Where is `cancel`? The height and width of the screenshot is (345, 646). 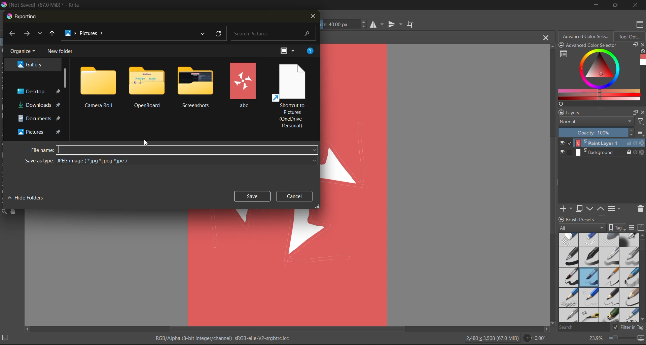 cancel is located at coordinates (294, 195).